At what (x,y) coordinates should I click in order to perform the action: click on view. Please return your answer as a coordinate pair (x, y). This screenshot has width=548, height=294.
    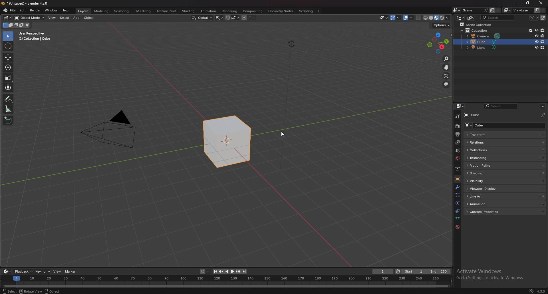
    Looking at the image, I should click on (52, 18).